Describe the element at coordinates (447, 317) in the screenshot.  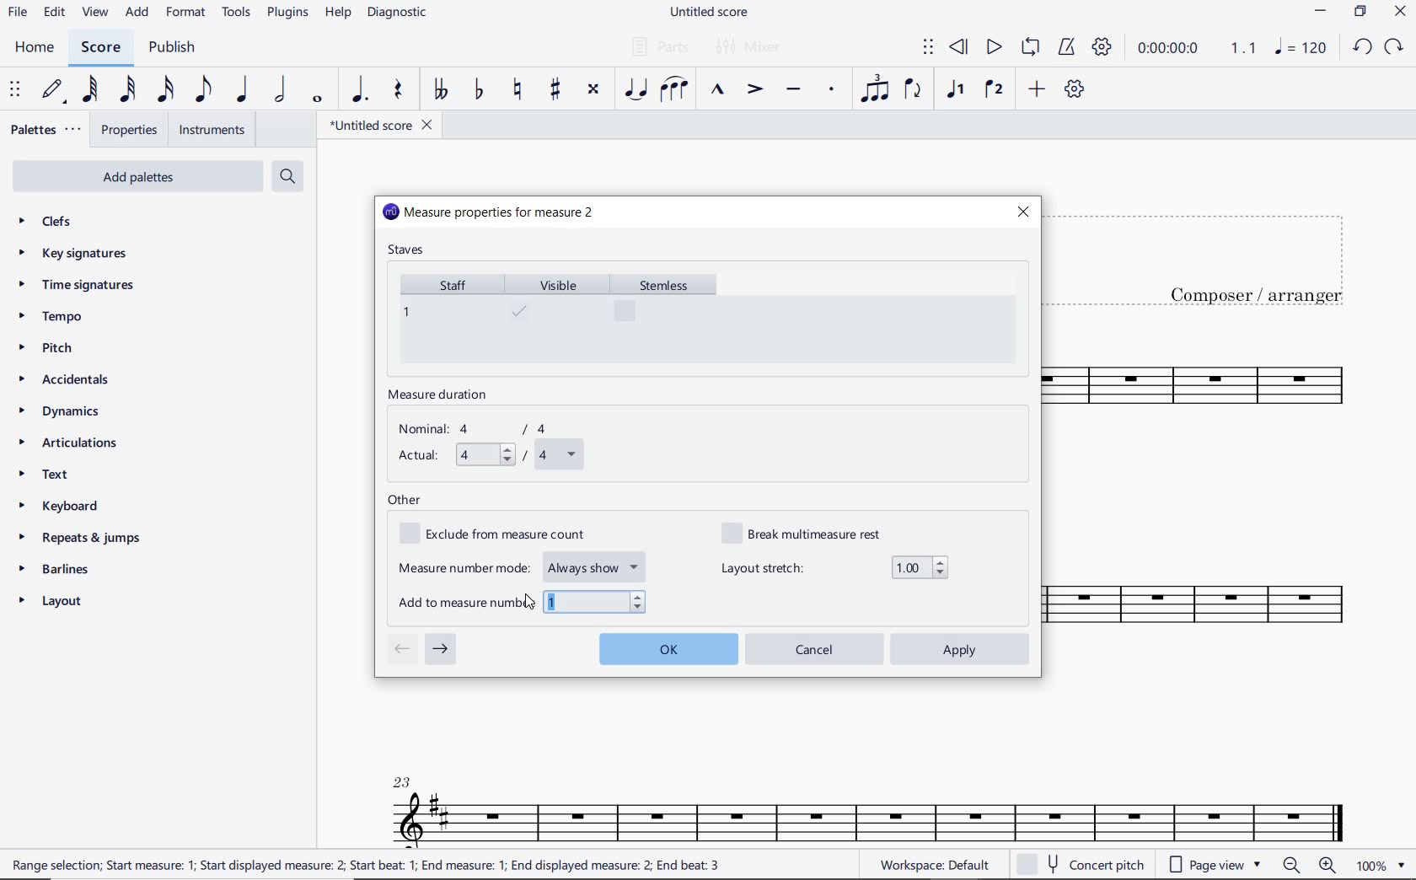
I see `staff` at that location.